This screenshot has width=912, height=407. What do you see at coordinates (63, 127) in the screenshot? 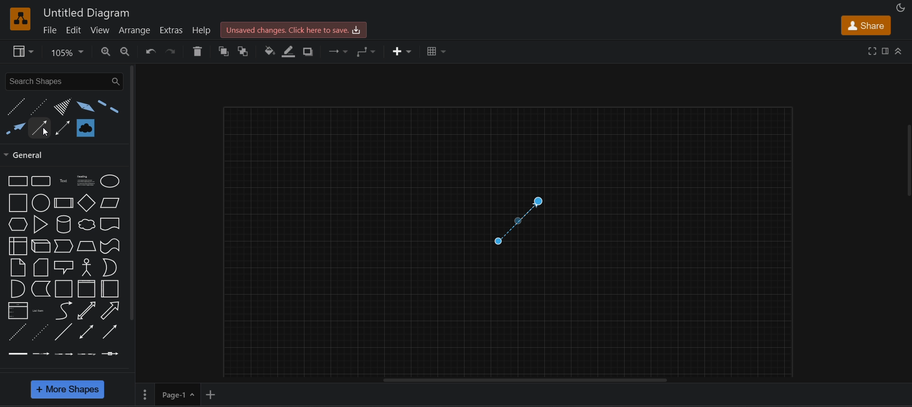
I see `double ended arrows` at bounding box center [63, 127].